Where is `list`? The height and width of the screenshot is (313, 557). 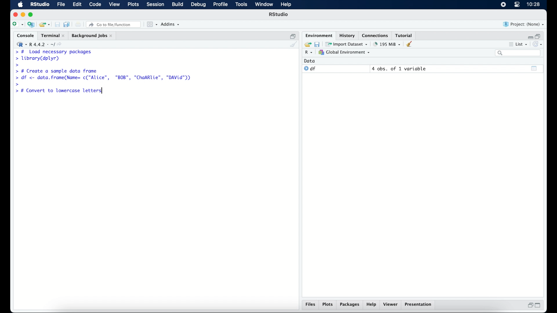 list is located at coordinates (518, 45).